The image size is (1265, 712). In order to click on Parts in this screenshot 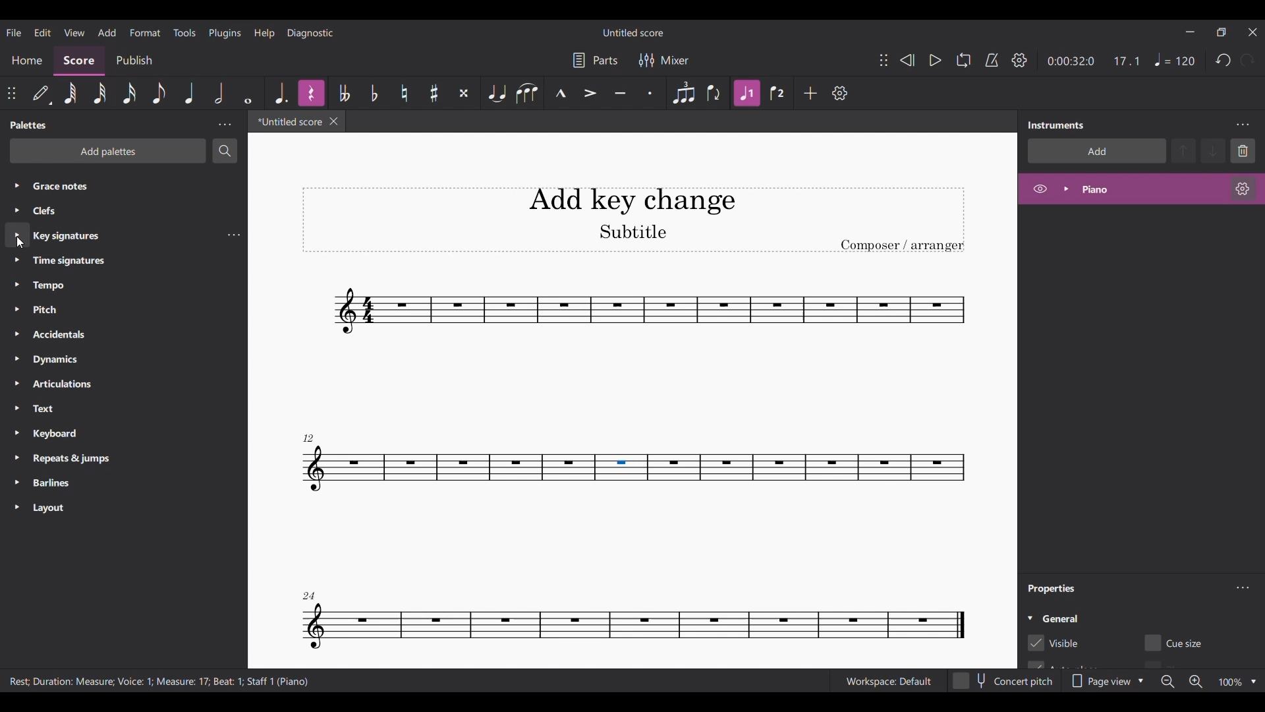, I will do `click(594, 60)`.